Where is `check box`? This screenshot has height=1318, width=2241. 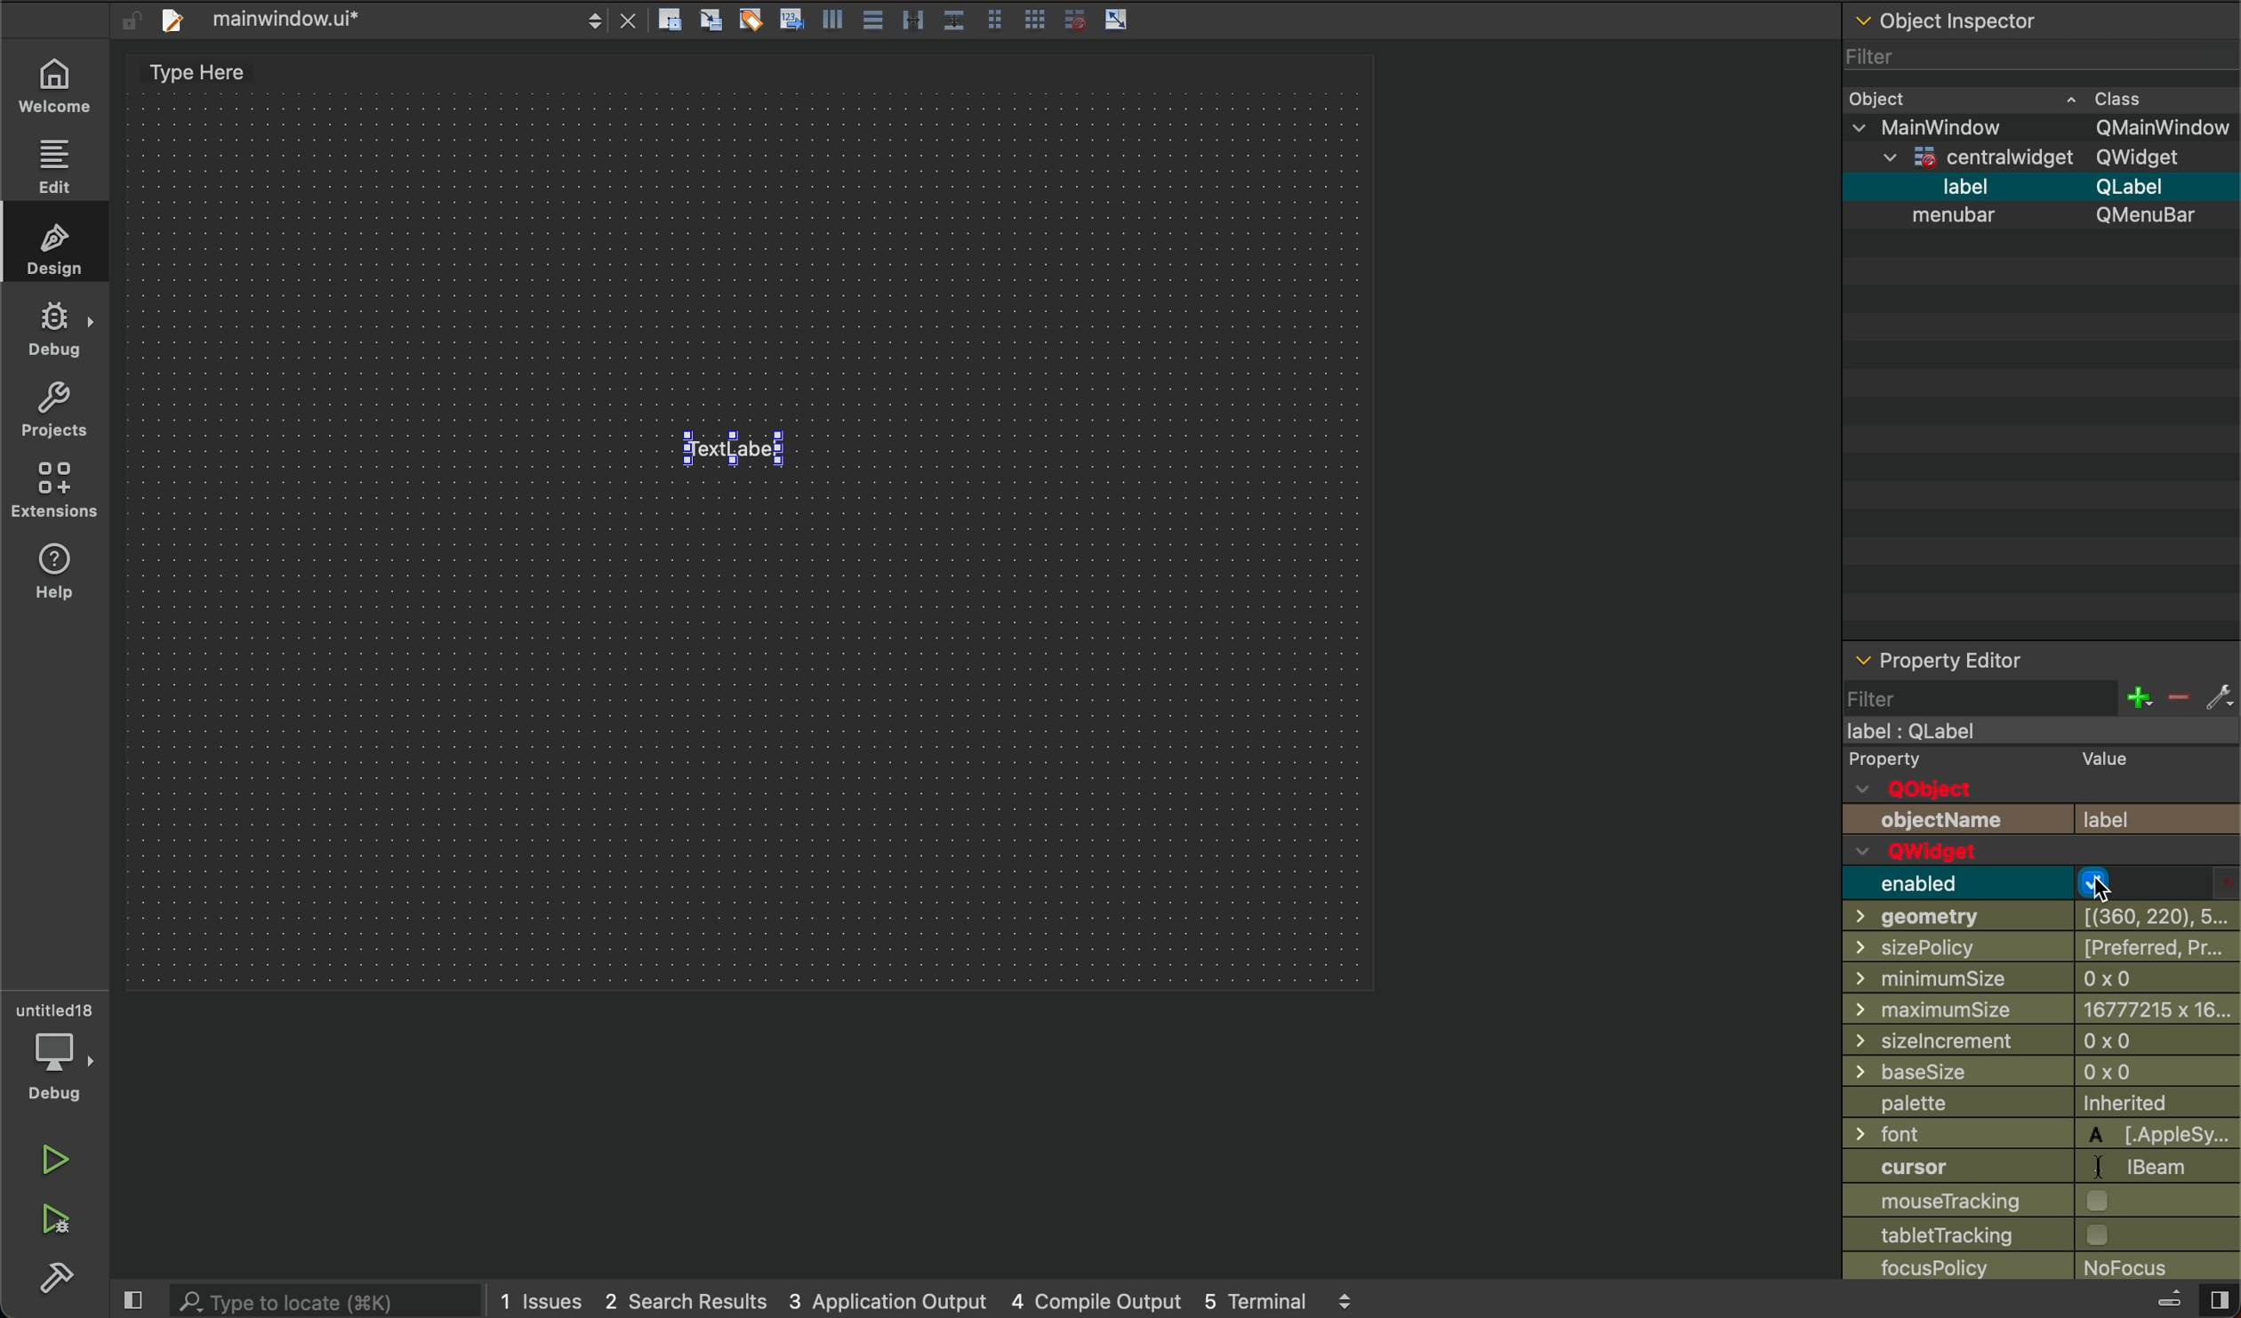 check box is located at coordinates (2105, 884).